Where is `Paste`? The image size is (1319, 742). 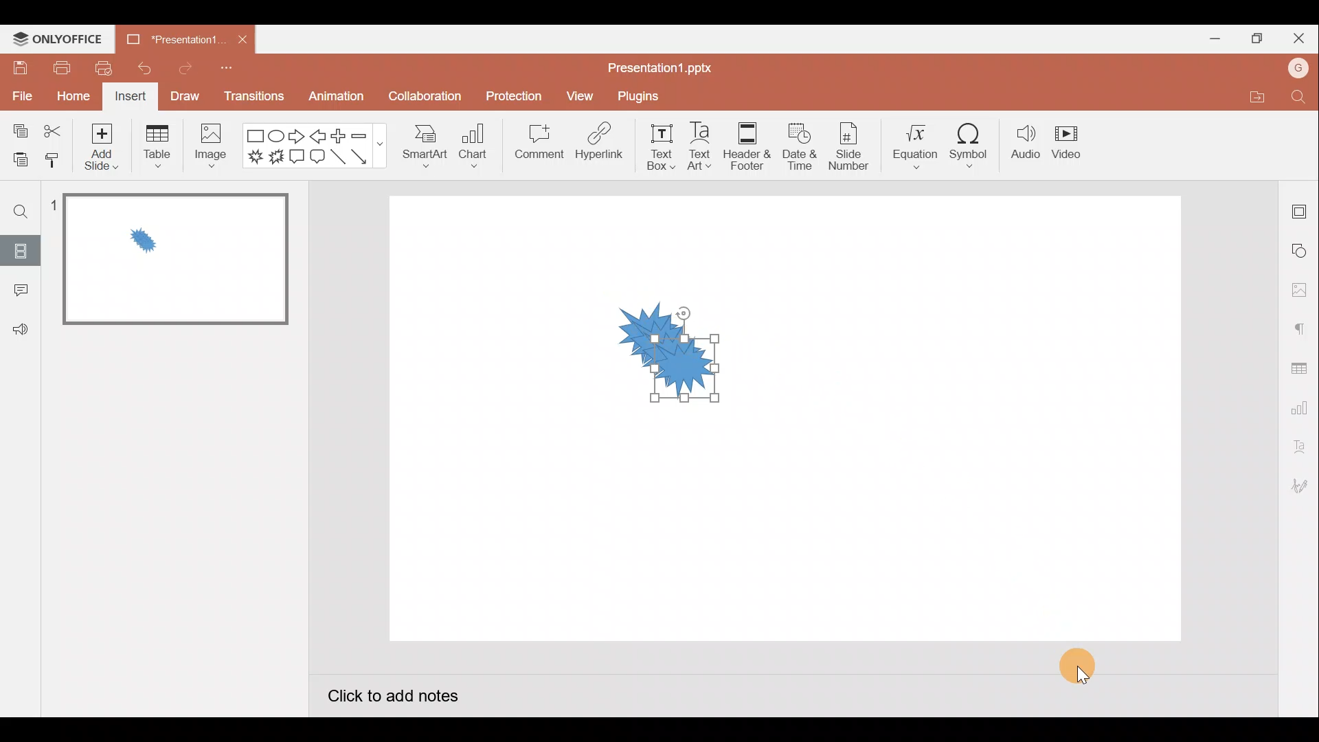 Paste is located at coordinates (19, 161).